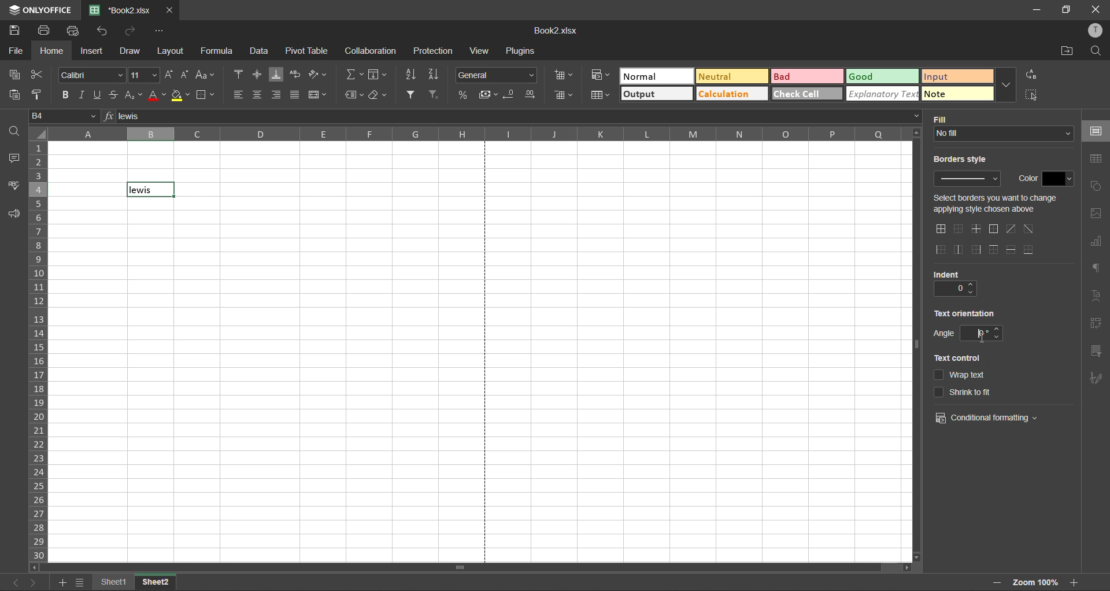 The image size is (1110, 591). I want to click on select all, so click(1030, 95).